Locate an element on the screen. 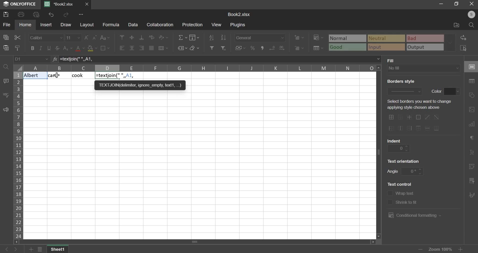  remove filter is located at coordinates (224, 48).